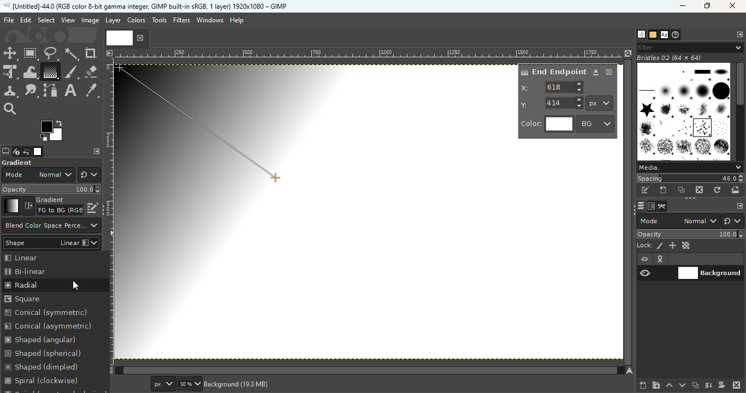  Describe the element at coordinates (553, 87) in the screenshot. I see `X axis measurment` at that location.